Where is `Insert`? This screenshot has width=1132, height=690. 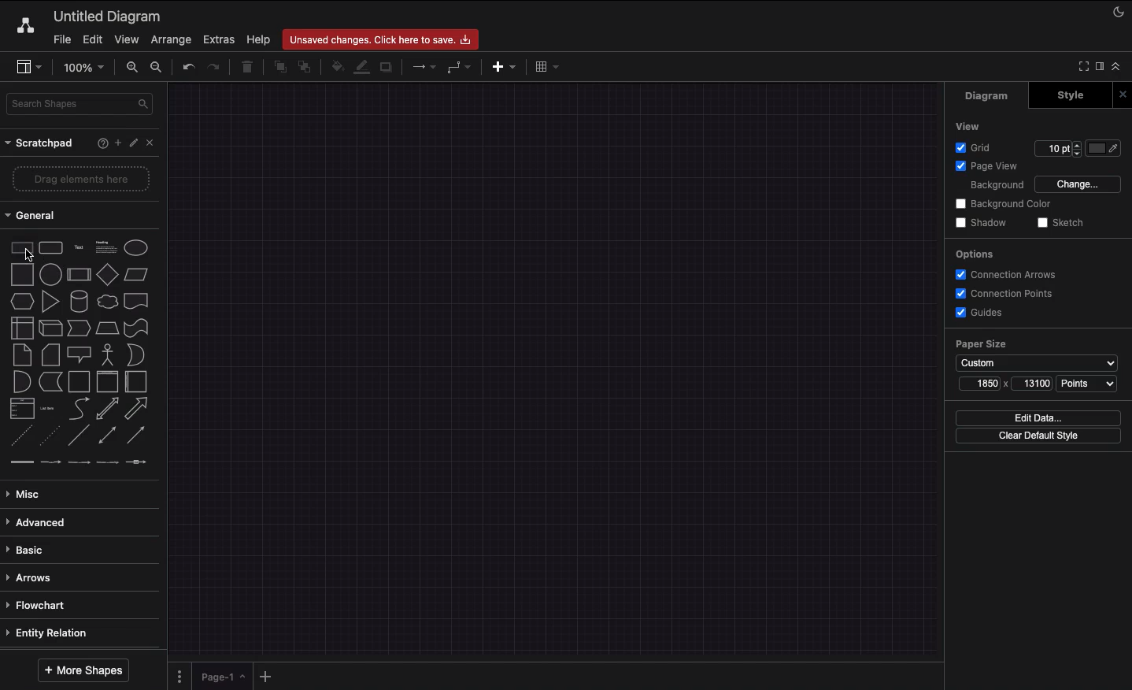 Insert is located at coordinates (503, 67).